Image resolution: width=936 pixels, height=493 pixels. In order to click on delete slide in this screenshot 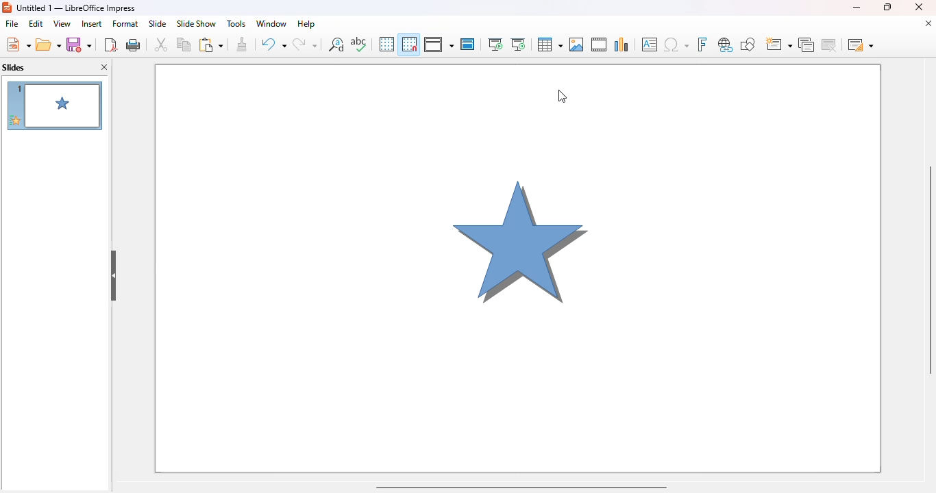, I will do `click(830, 45)`.